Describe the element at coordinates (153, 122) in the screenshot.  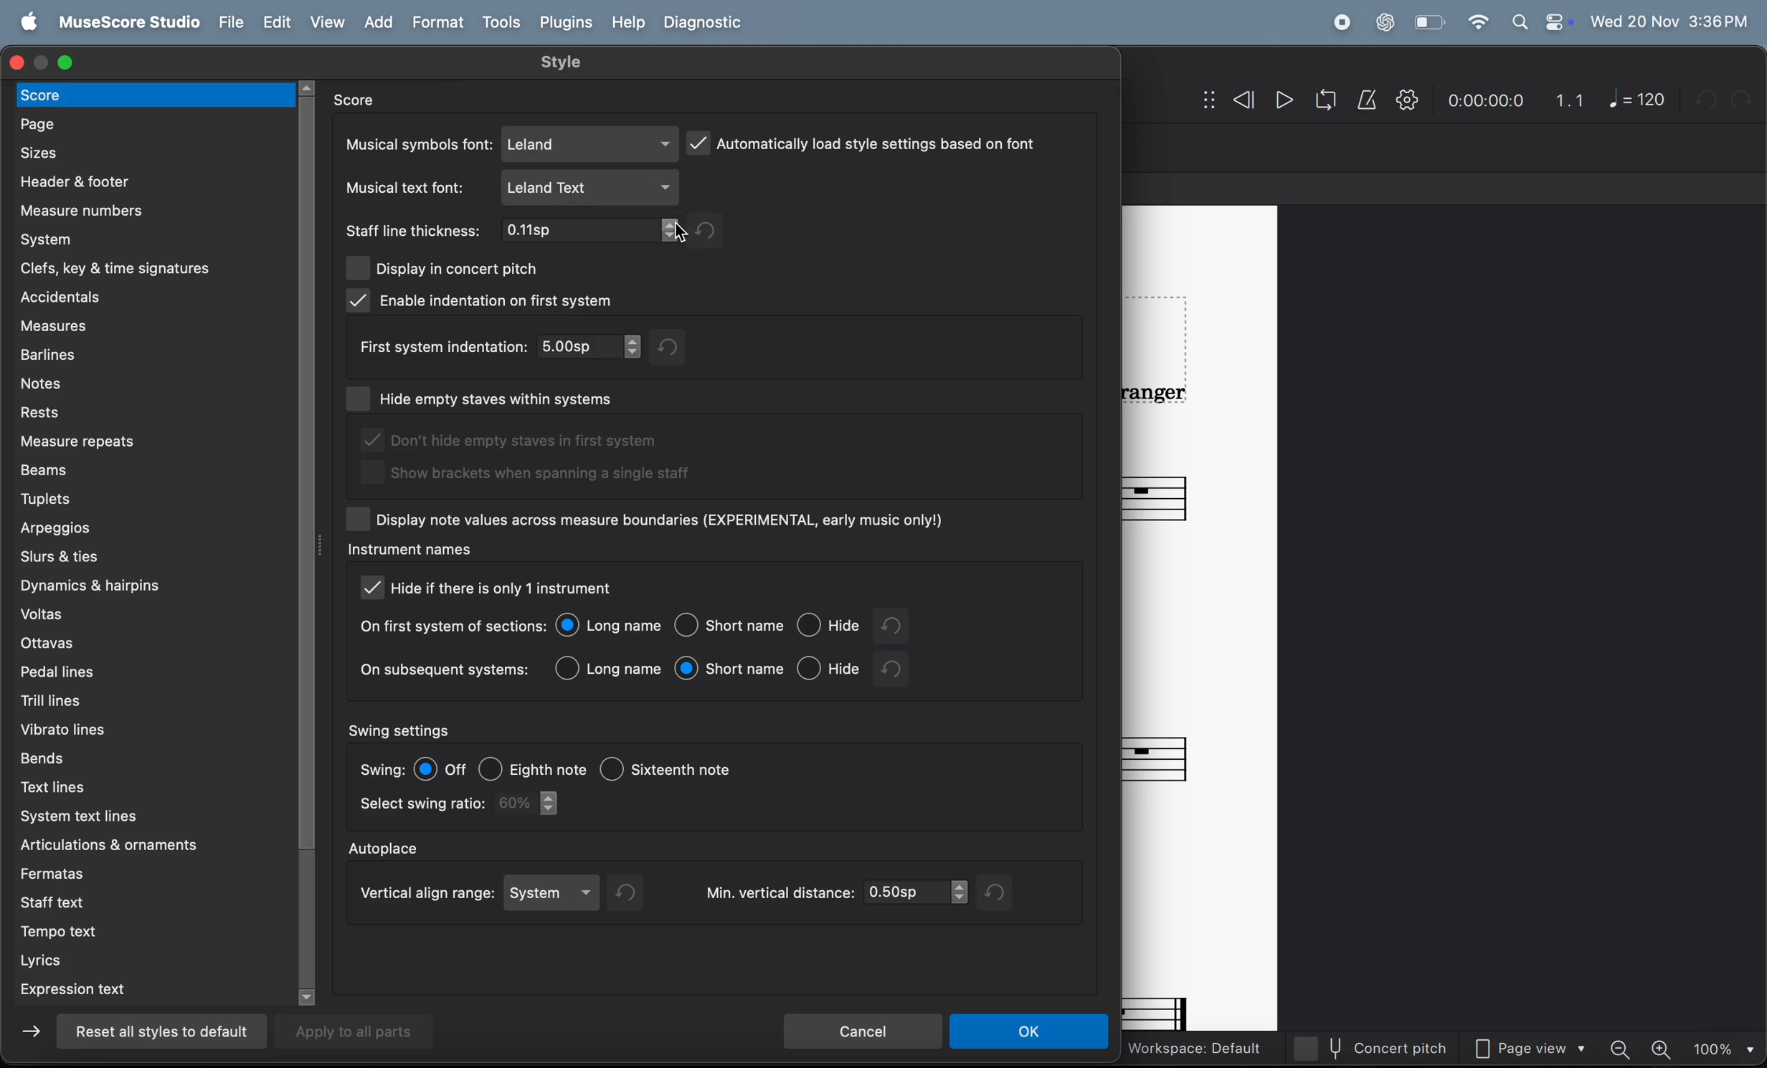
I see `page ` at that location.